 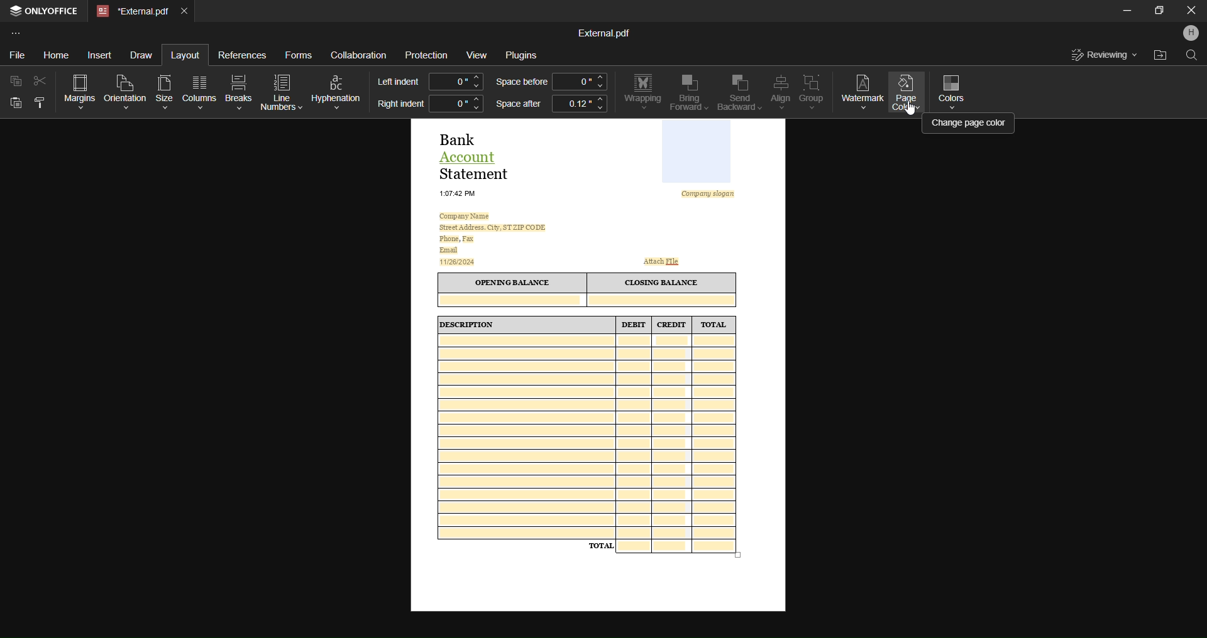 What do you see at coordinates (1156, 13) in the screenshot?
I see `Maximize` at bounding box center [1156, 13].